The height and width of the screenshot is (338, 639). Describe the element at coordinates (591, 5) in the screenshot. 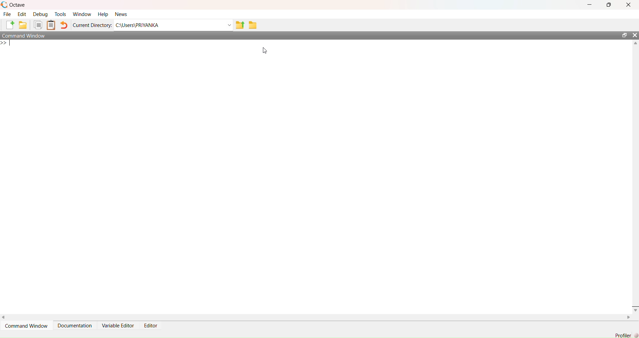

I see `Minimize` at that location.